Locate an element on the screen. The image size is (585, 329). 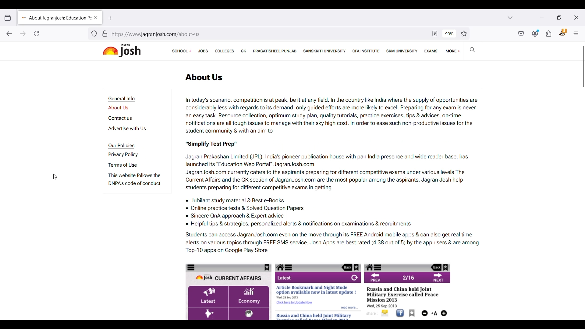
Sach on Jagran Josh is located at coordinates (472, 49).